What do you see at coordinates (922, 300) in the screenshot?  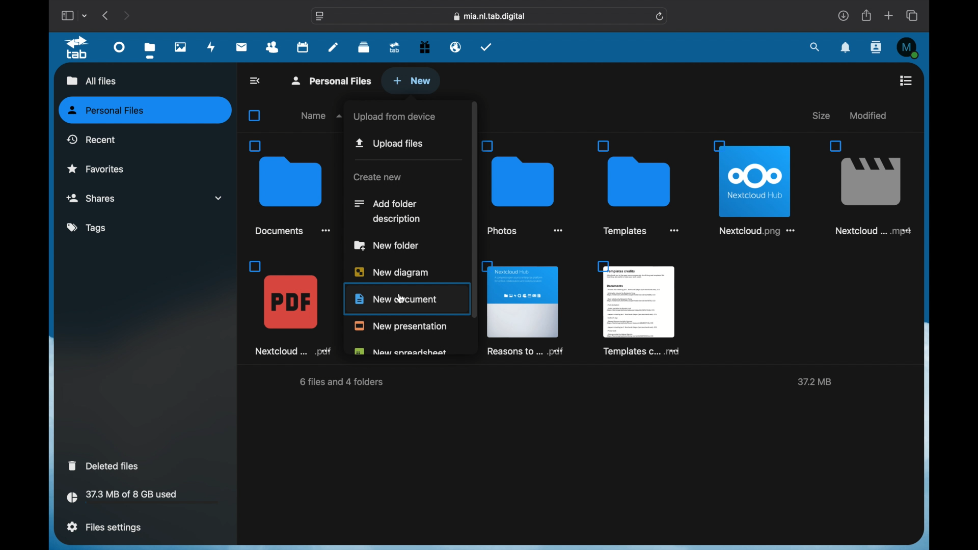 I see `scroll box` at bounding box center [922, 300].